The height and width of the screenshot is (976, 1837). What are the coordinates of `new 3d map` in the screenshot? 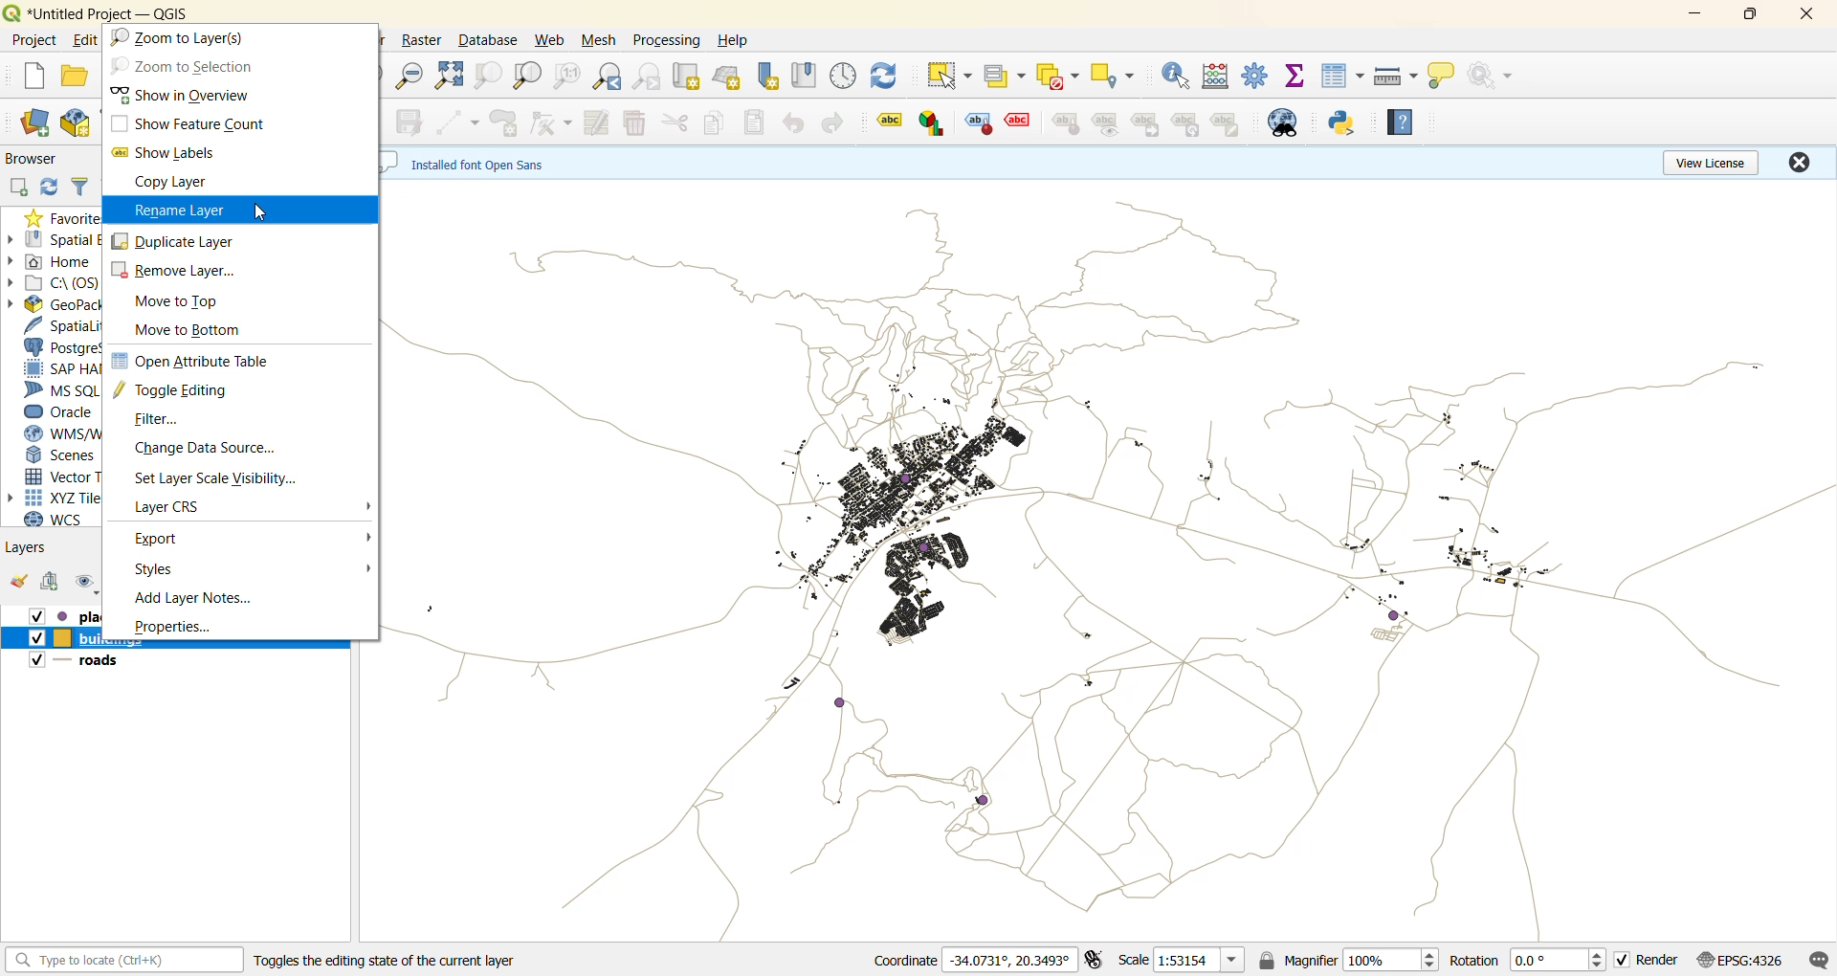 It's located at (728, 77).